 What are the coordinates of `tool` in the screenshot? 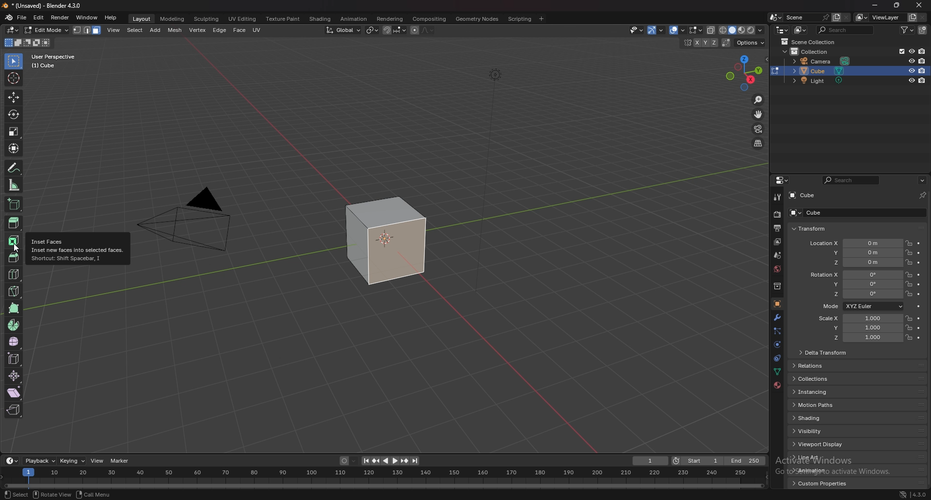 It's located at (777, 197).